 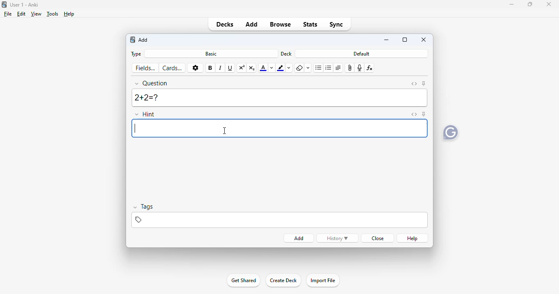 I want to click on attach pictures/audio/video, so click(x=350, y=68).